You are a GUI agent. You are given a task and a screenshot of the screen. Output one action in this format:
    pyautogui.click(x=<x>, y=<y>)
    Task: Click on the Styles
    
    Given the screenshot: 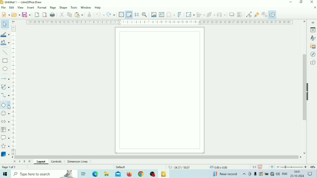 What is the action you would take?
    pyautogui.click(x=313, y=38)
    